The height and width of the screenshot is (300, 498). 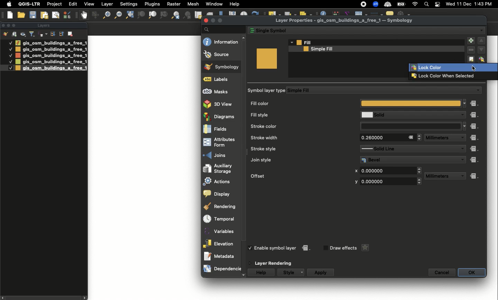 I want to click on 3D view, so click(x=220, y=104).